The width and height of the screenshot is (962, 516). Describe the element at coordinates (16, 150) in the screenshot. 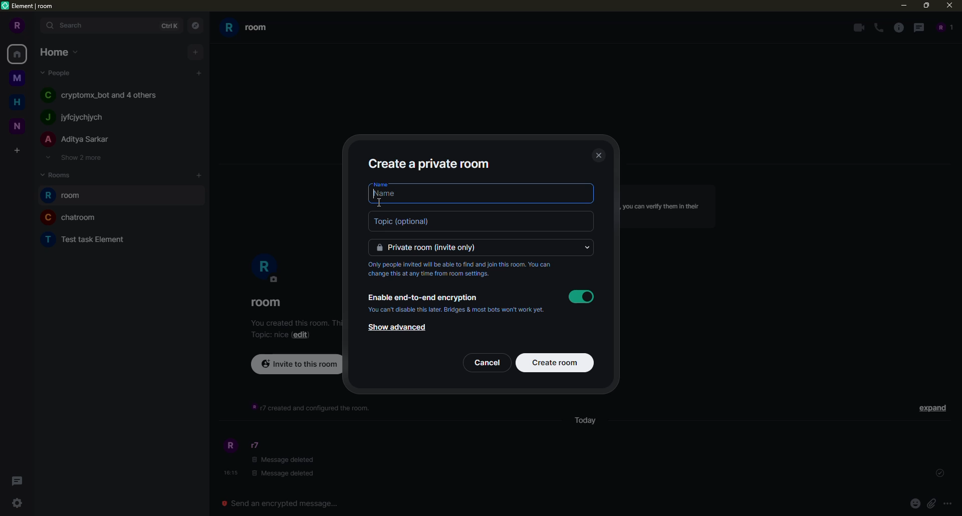

I see `create space` at that location.